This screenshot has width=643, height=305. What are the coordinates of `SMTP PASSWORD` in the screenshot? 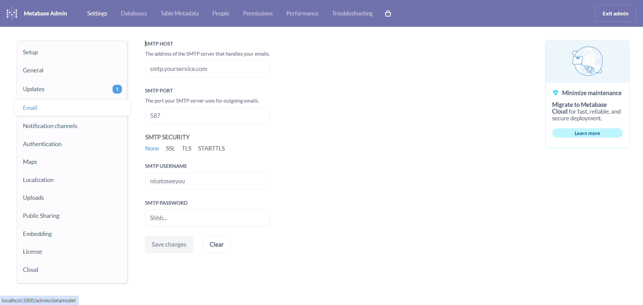 It's located at (170, 203).